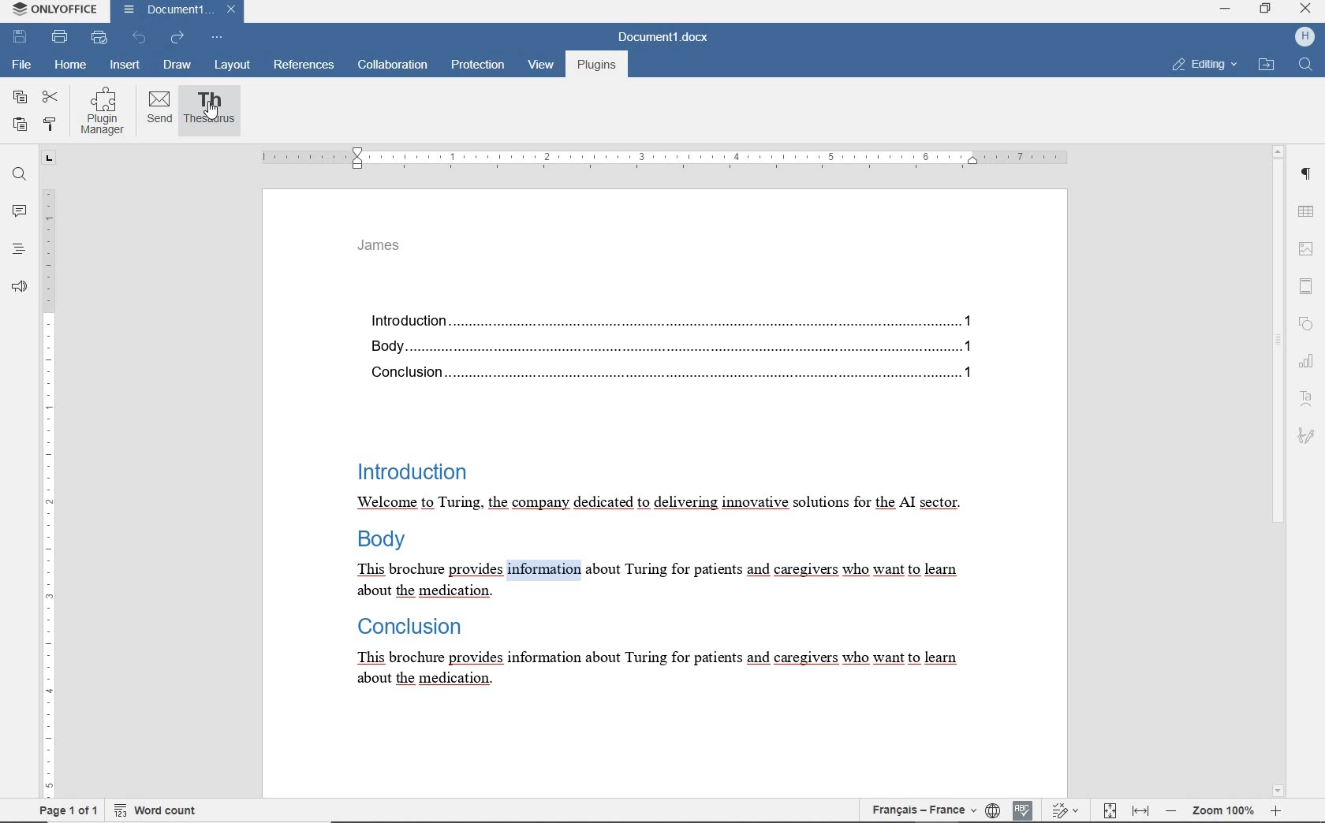  What do you see at coordinates (595, 66) in the screenshot?
I see `PLUGINS` at bounding box center [595, 66].